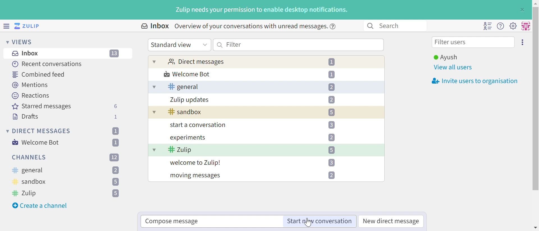 This screenshot has height=231, width=539. Describe the element at coordinates (234, 44) in the screenshot. I see `Filter` at that location.